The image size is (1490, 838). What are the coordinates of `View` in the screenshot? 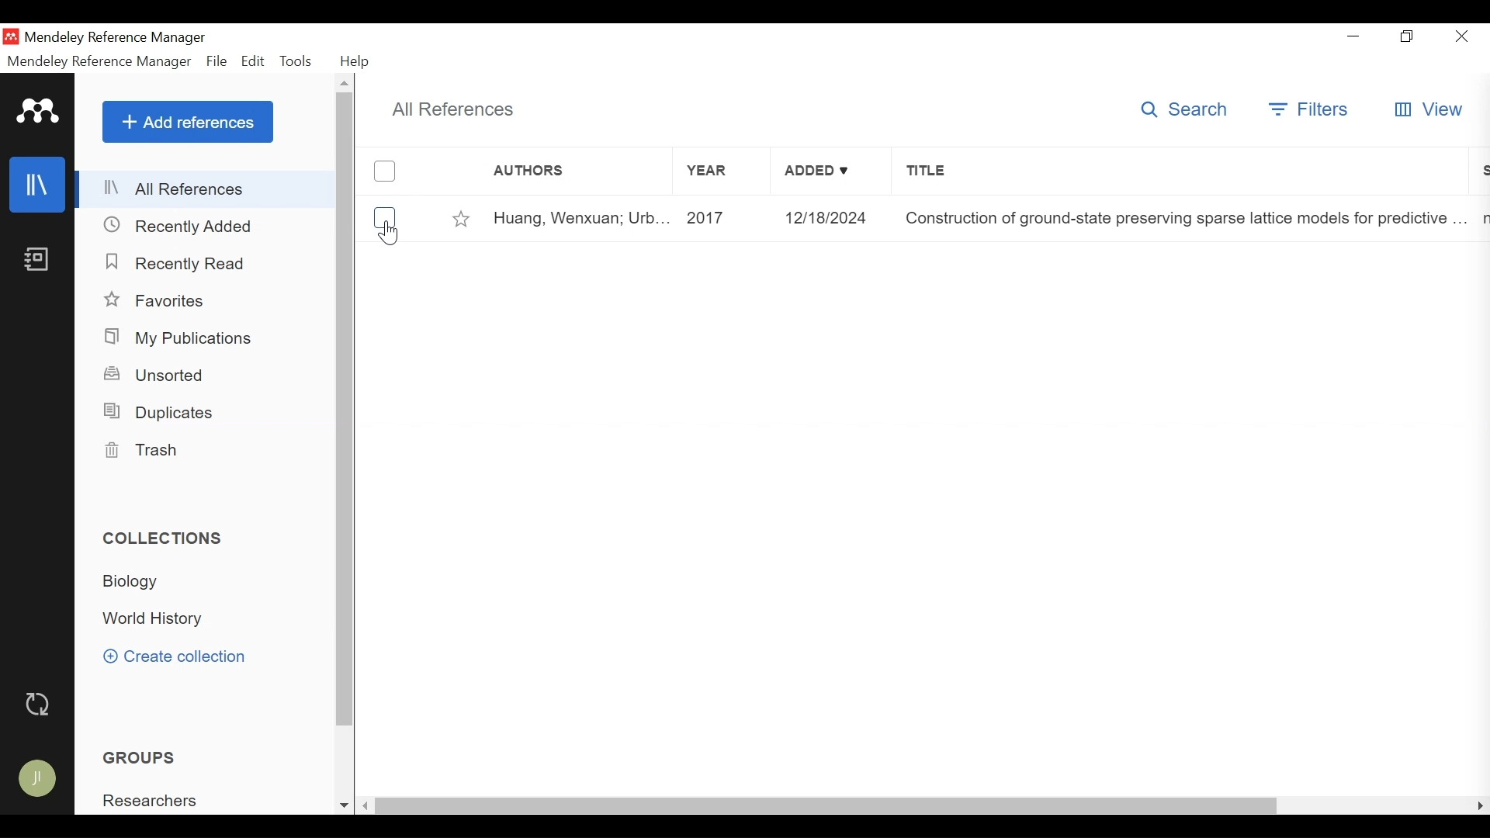 It's located at (1428, 111).